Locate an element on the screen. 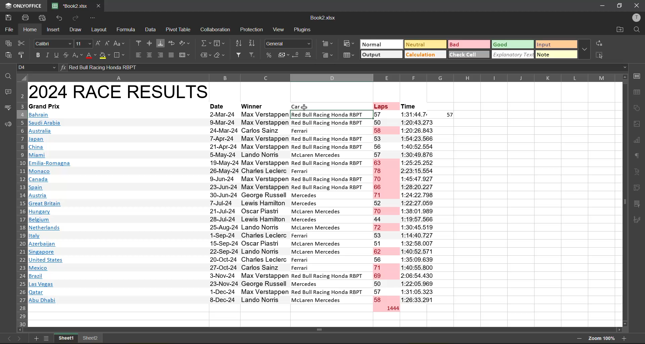  sort ascending is located at coordinates (238, 43).